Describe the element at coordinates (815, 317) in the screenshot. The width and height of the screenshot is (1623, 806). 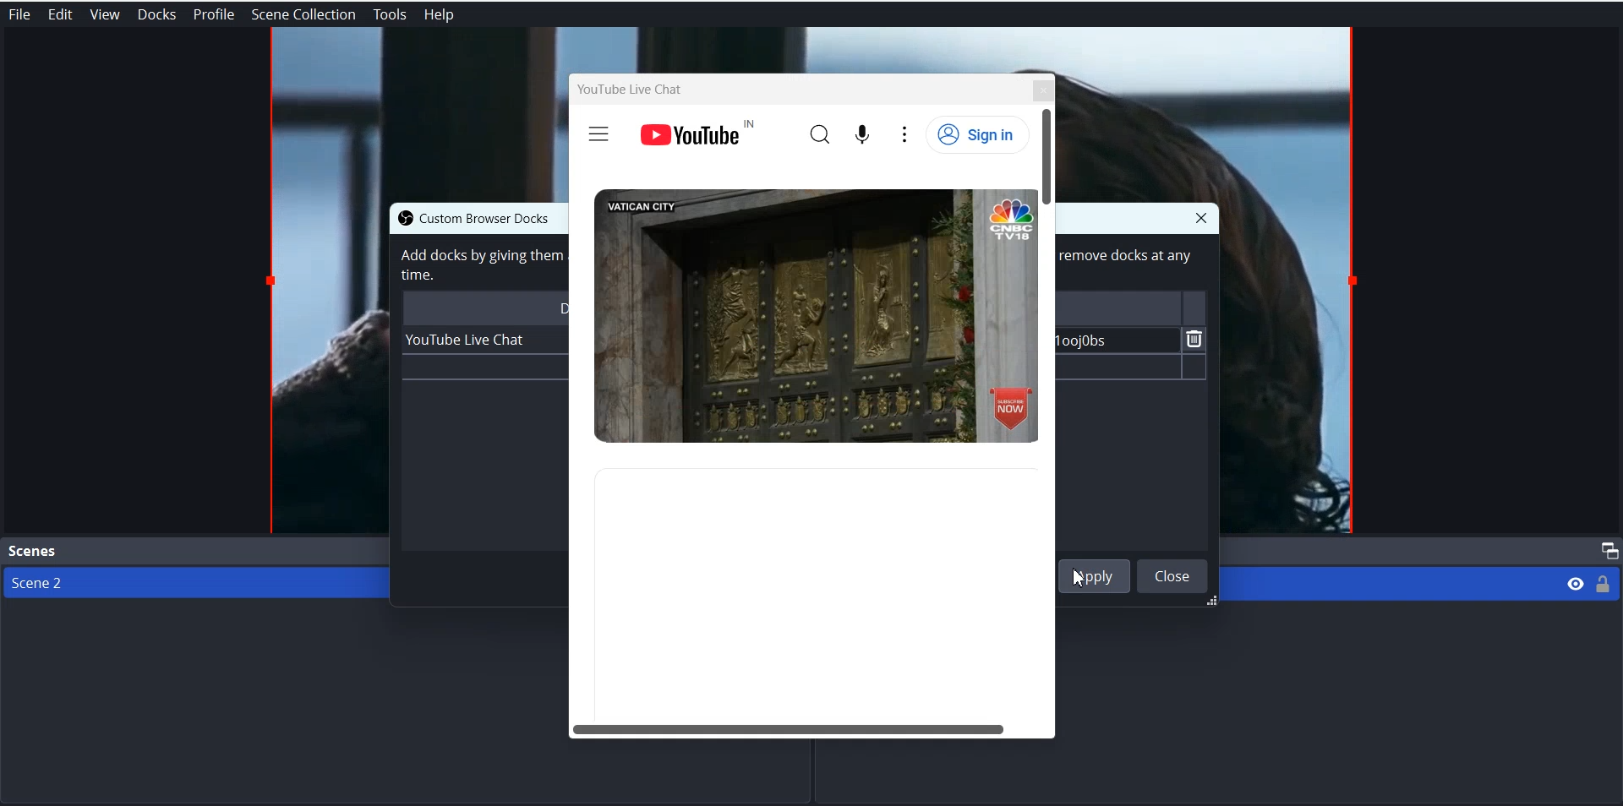
I see `File Preview window` at that location.